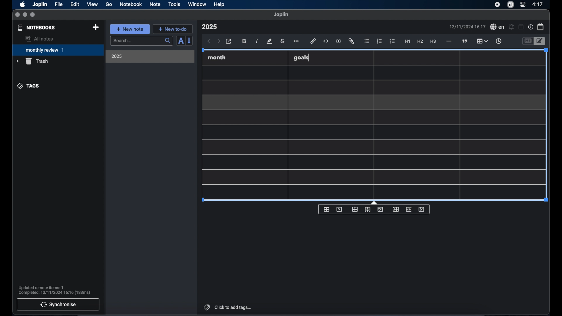  What do you see at coordinates (197, 4) in the screenshot?
I see `window` at bounding box center [197, 4].